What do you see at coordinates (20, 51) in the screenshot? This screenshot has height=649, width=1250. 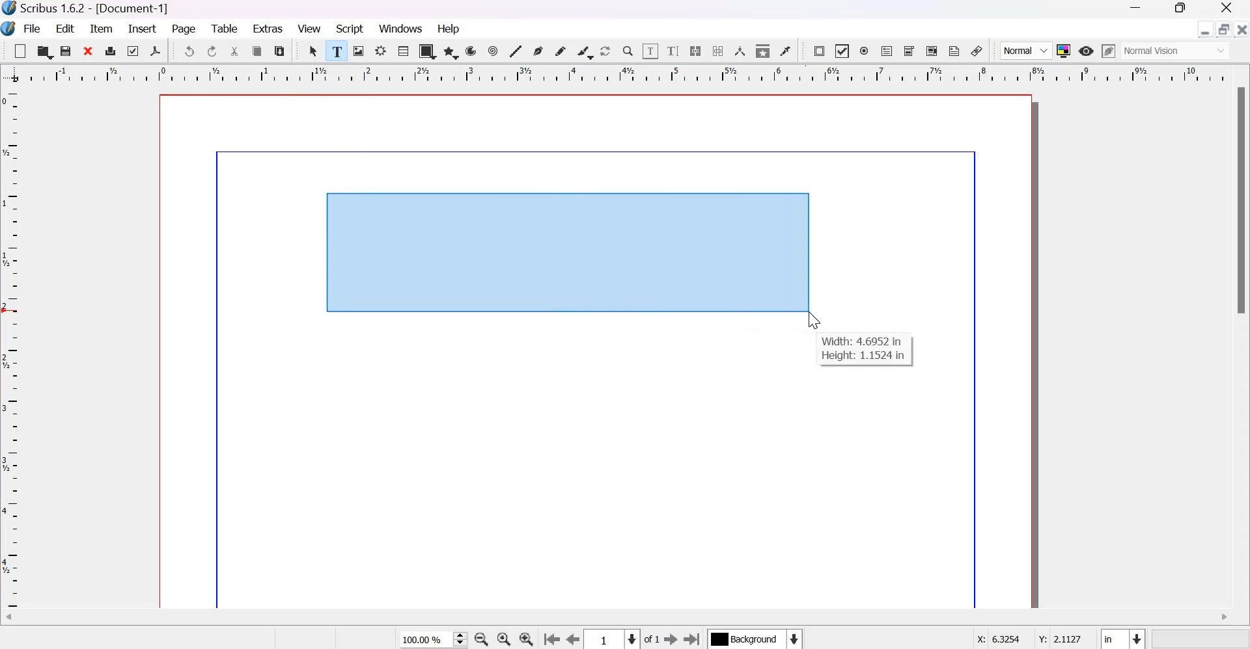 I see `new` at bounding box center [20, 51].